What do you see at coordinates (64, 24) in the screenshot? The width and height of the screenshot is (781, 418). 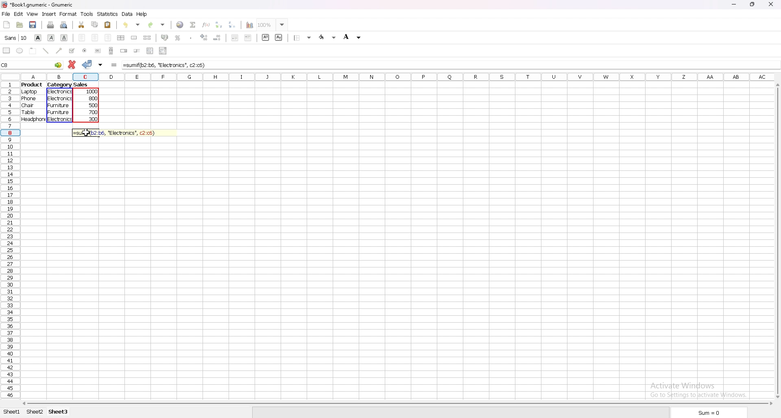 I see `print preview` at bounding box center [64, 24].